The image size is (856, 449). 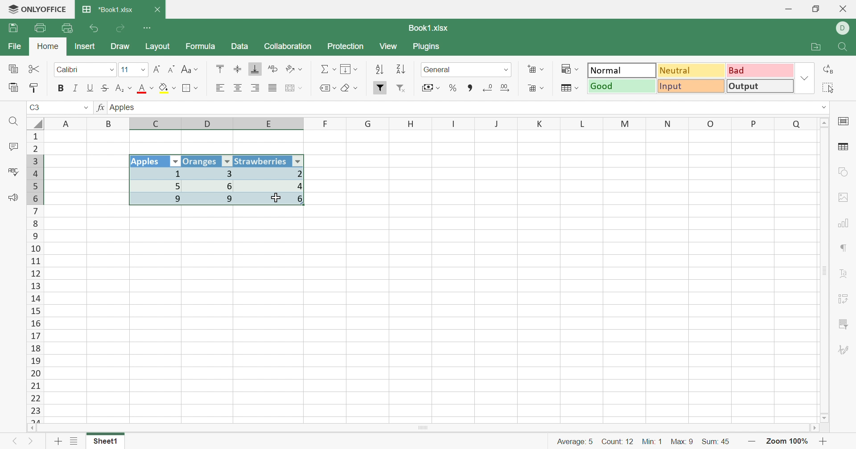 I want to click on Increase decimals, so click(x=509, y=88).